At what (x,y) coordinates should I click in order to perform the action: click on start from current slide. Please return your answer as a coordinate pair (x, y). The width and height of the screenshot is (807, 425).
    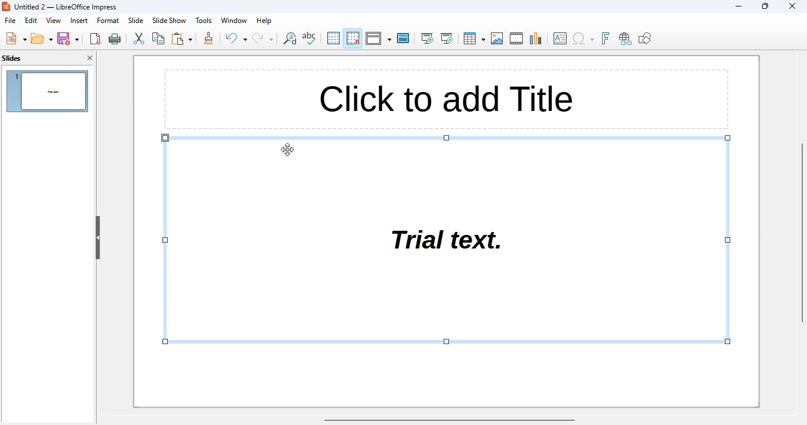
    Looking at the image, I should click on (447, 38).